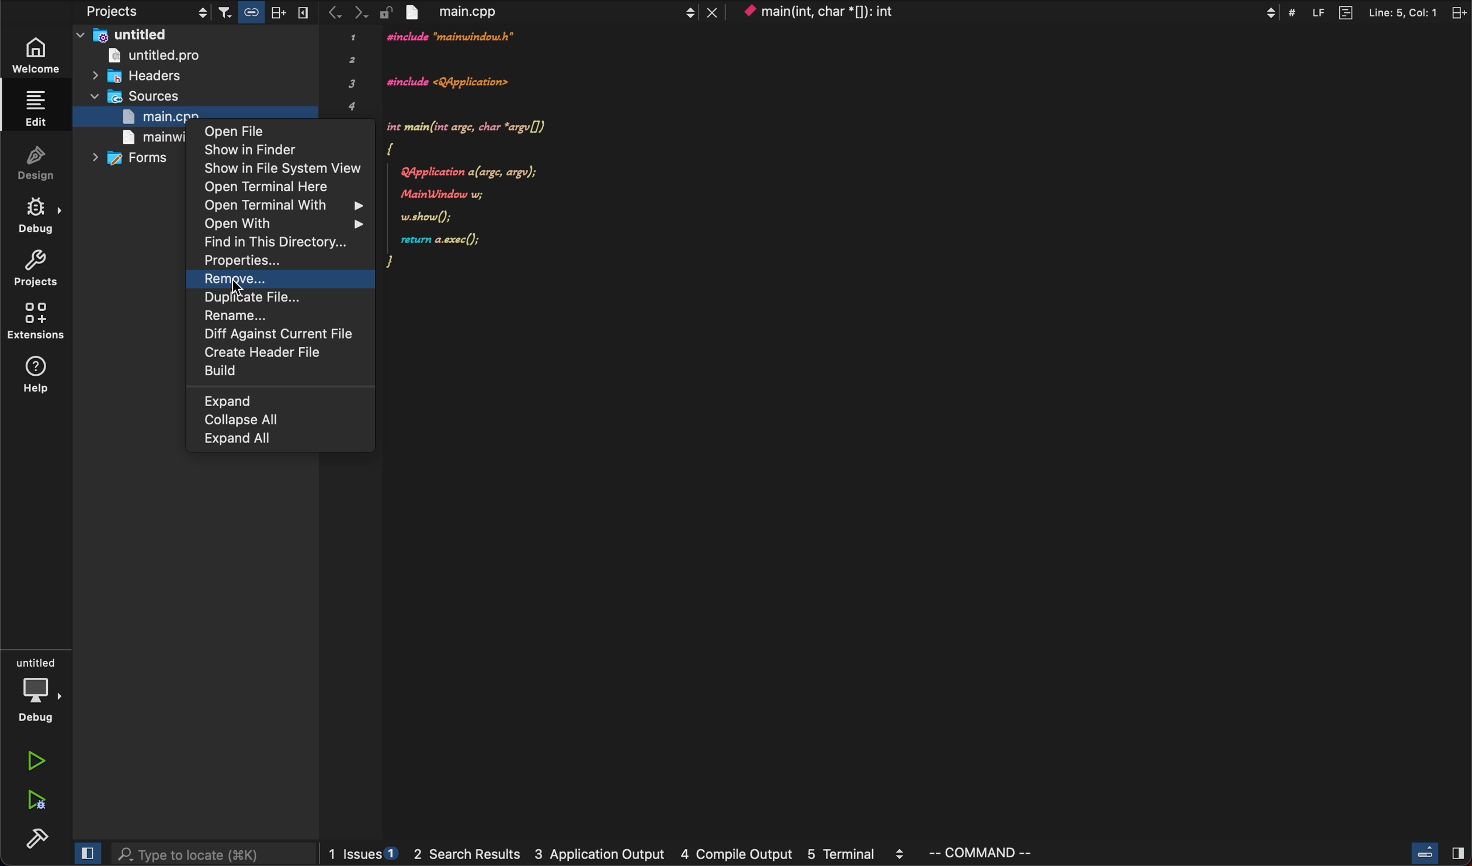 This screenshot has width=1472, height=866. I want to click on edit, so click(37, 110).